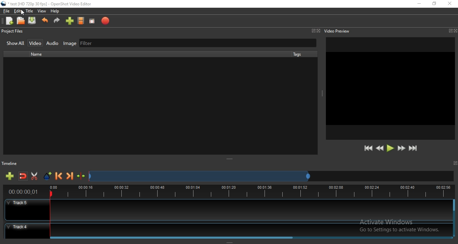 The image size is (458, 244). What do you see at coordinates (230, 160) in the screenshot?
I see `adjust window` at bounding box center [230, 160].